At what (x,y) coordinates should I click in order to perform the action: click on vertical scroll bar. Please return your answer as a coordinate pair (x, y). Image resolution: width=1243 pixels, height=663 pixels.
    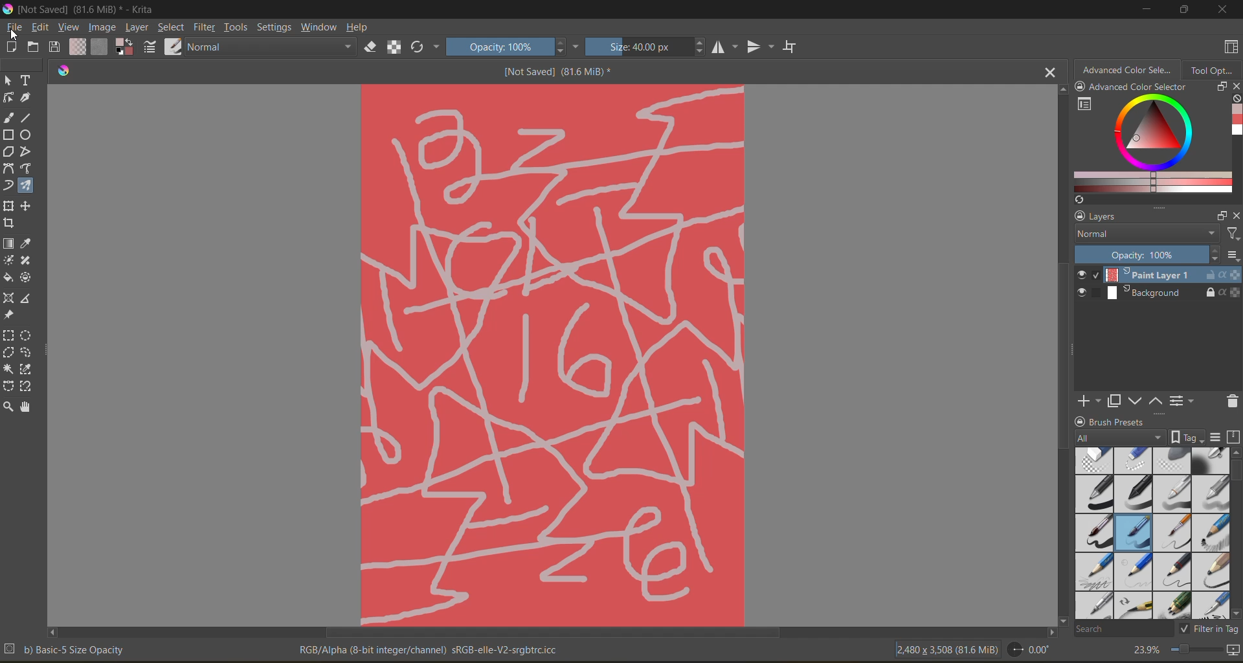
    Looking at the image, I should click on (1235, 533).